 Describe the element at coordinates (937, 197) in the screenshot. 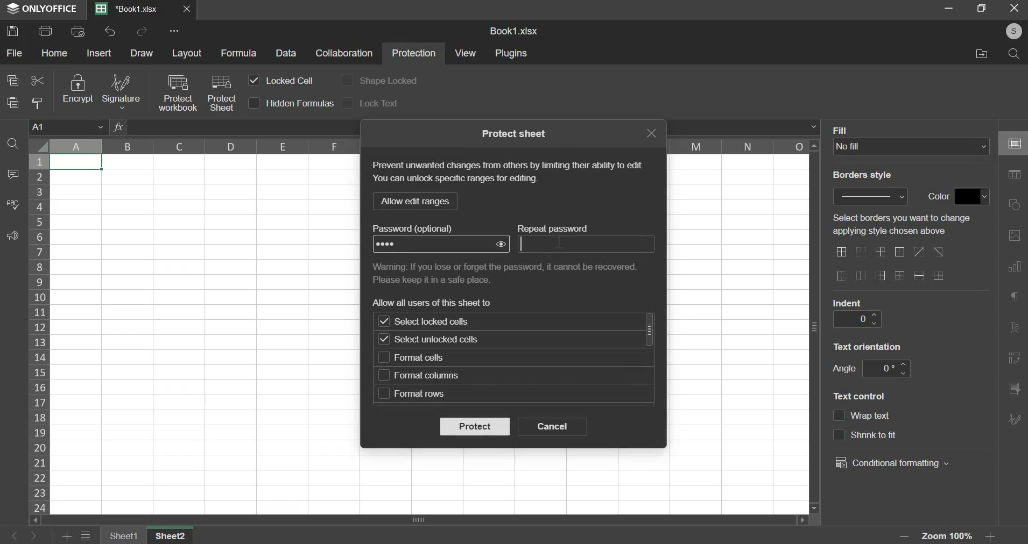

I see `color` at that location.